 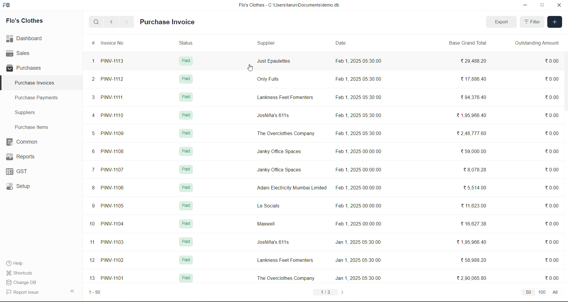 What do you see at coordinates (270, 79) in the screenshot?
I see `Only Fulls` at bounding box center [270, 79].